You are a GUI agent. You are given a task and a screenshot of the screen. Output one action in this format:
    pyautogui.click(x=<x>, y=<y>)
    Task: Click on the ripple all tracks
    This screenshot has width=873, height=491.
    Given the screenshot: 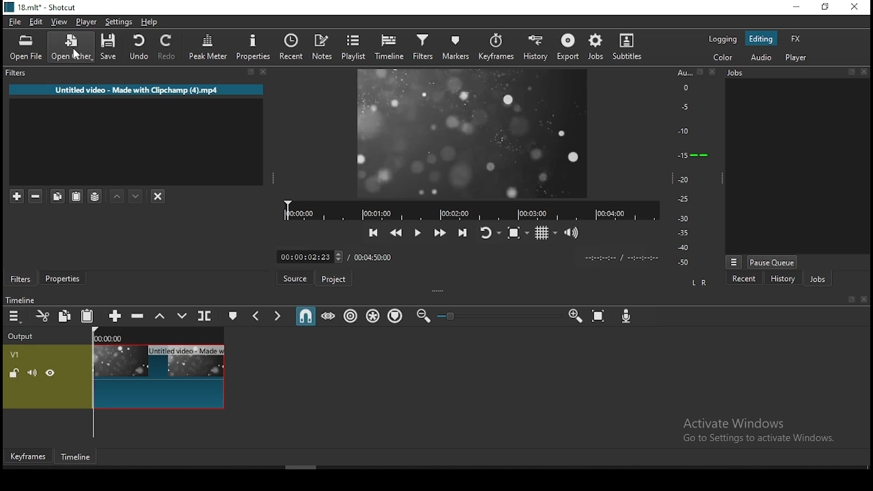 What is the action you would take?
    pyautogui.click(x=373, y=316)
    